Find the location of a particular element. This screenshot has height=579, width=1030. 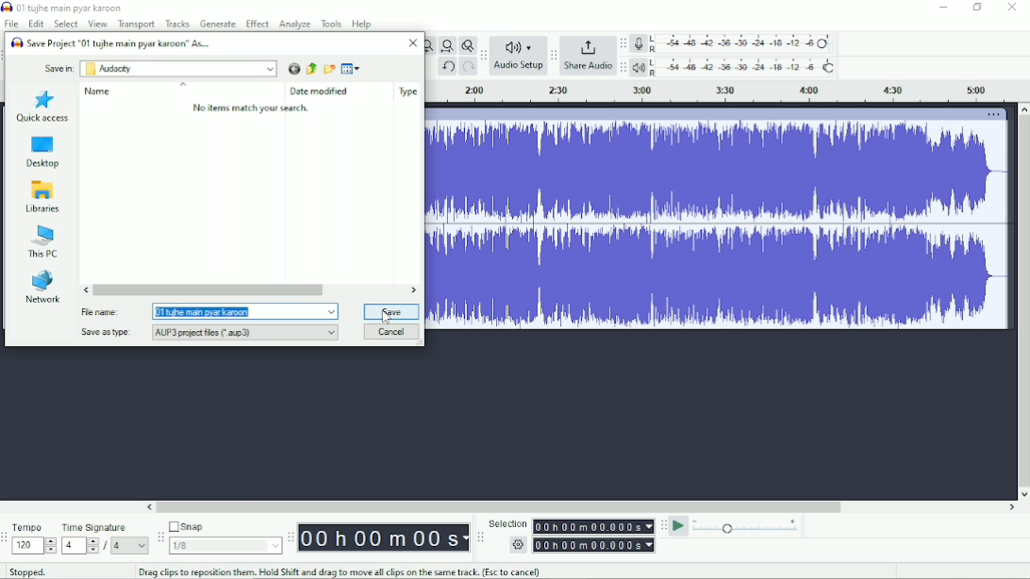

Audacity record meter toolbar is located at coordinates (623, 44).